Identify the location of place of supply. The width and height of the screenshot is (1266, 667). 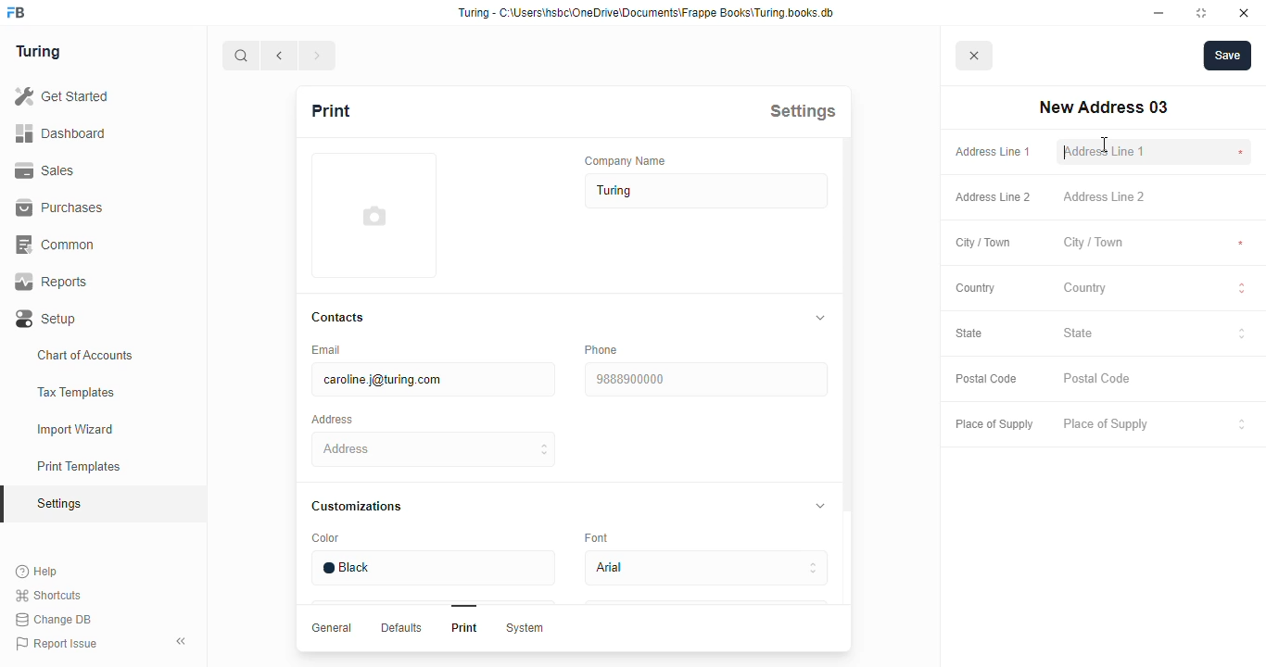
(994, 425).